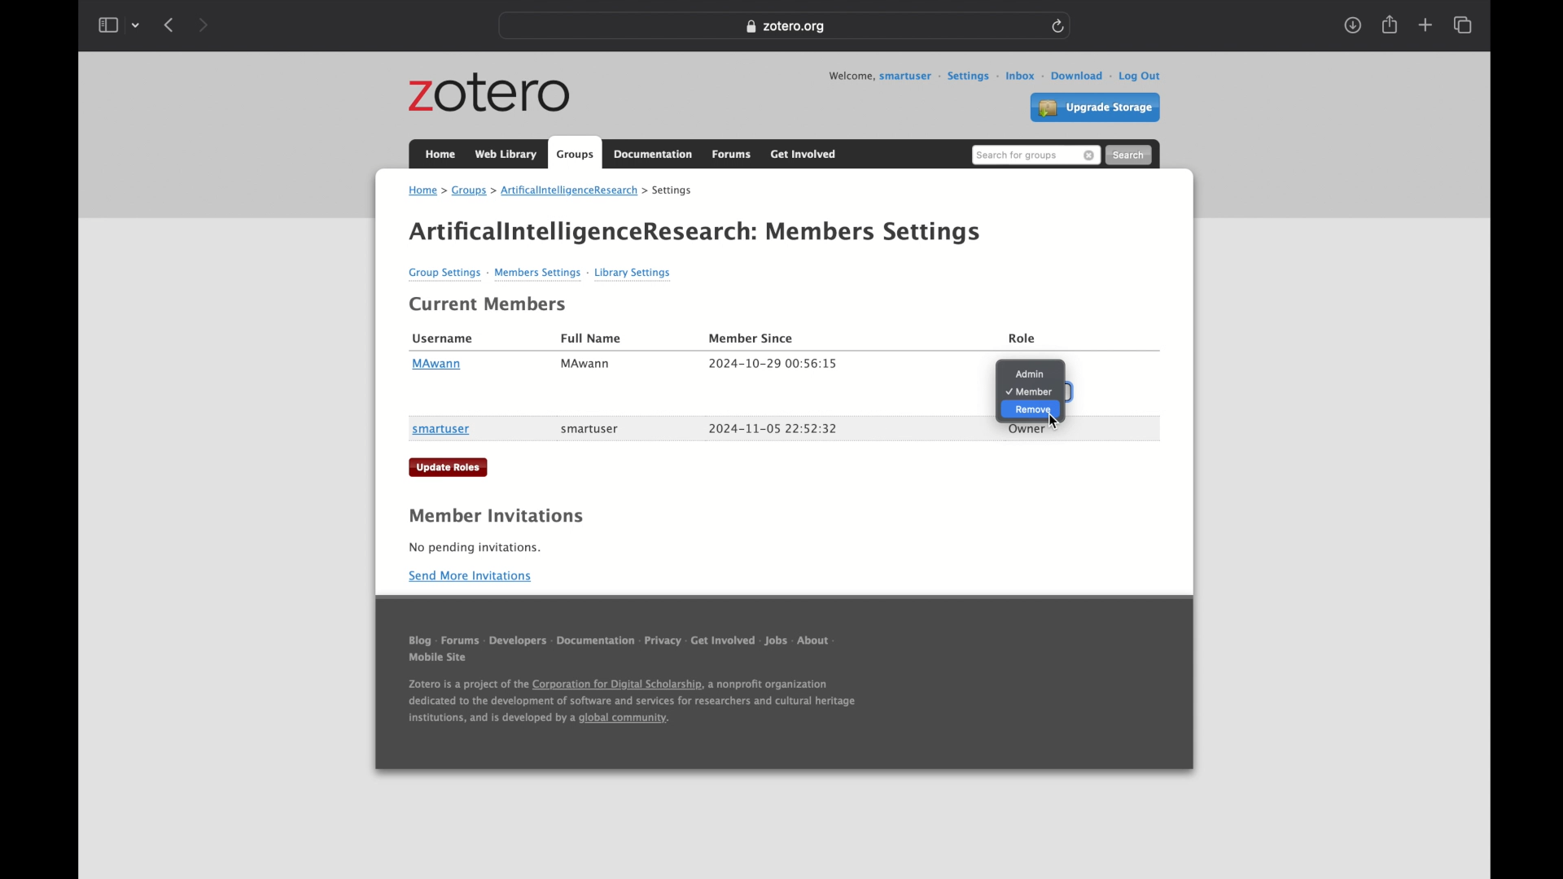  I want to click on welcome, smartuser, so click(878, 77).